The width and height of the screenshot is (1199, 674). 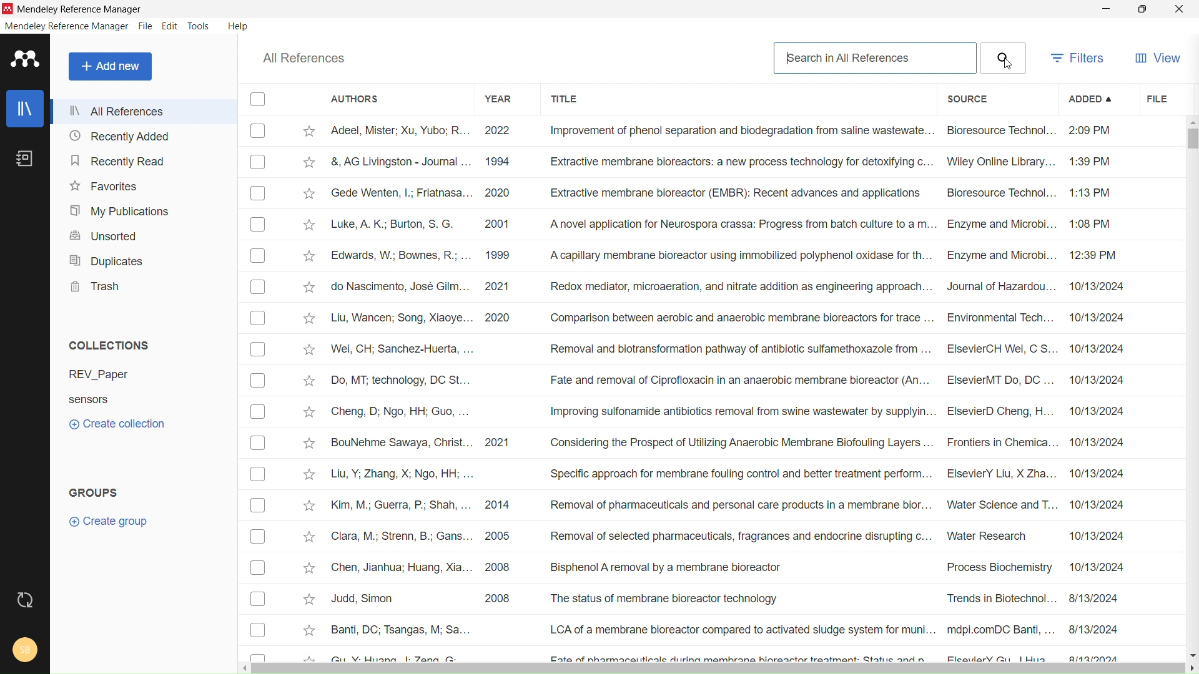 What do you see at coordinates (310, 442) in the screenshot?
I see `Add to favorites` at bounding box center [310, 442].